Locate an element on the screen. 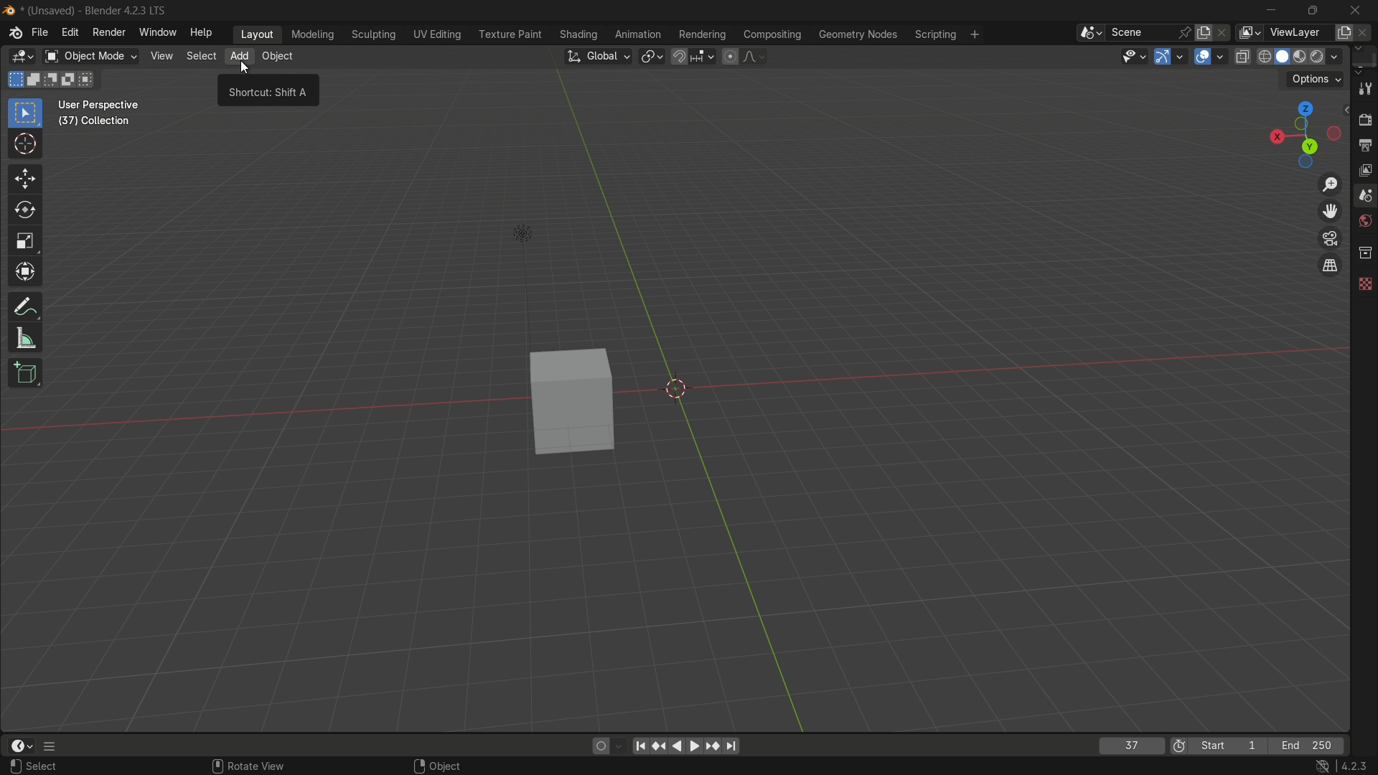 The height and width of the screenshot is (775, 1378). 3d viewport is located at coordinates (24, 57).